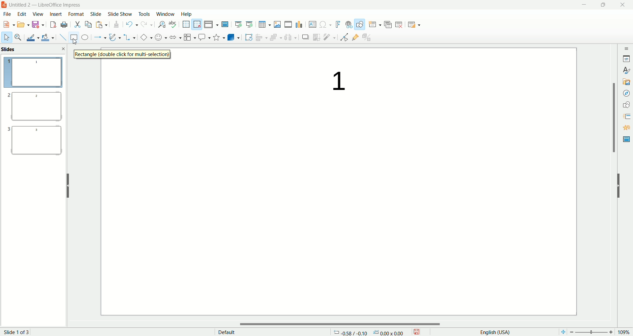 Image resolution: width=633 pixels, height=336 pixels. I want to click on shapes, so click(626, 104).